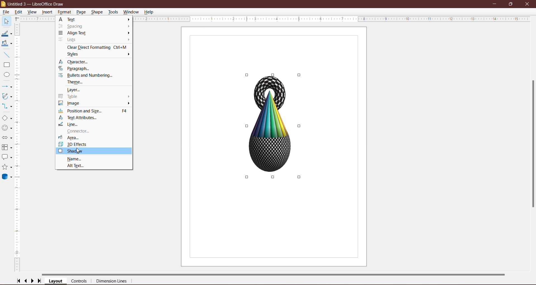  I want to click on Text Attributes, so click(81, 118).